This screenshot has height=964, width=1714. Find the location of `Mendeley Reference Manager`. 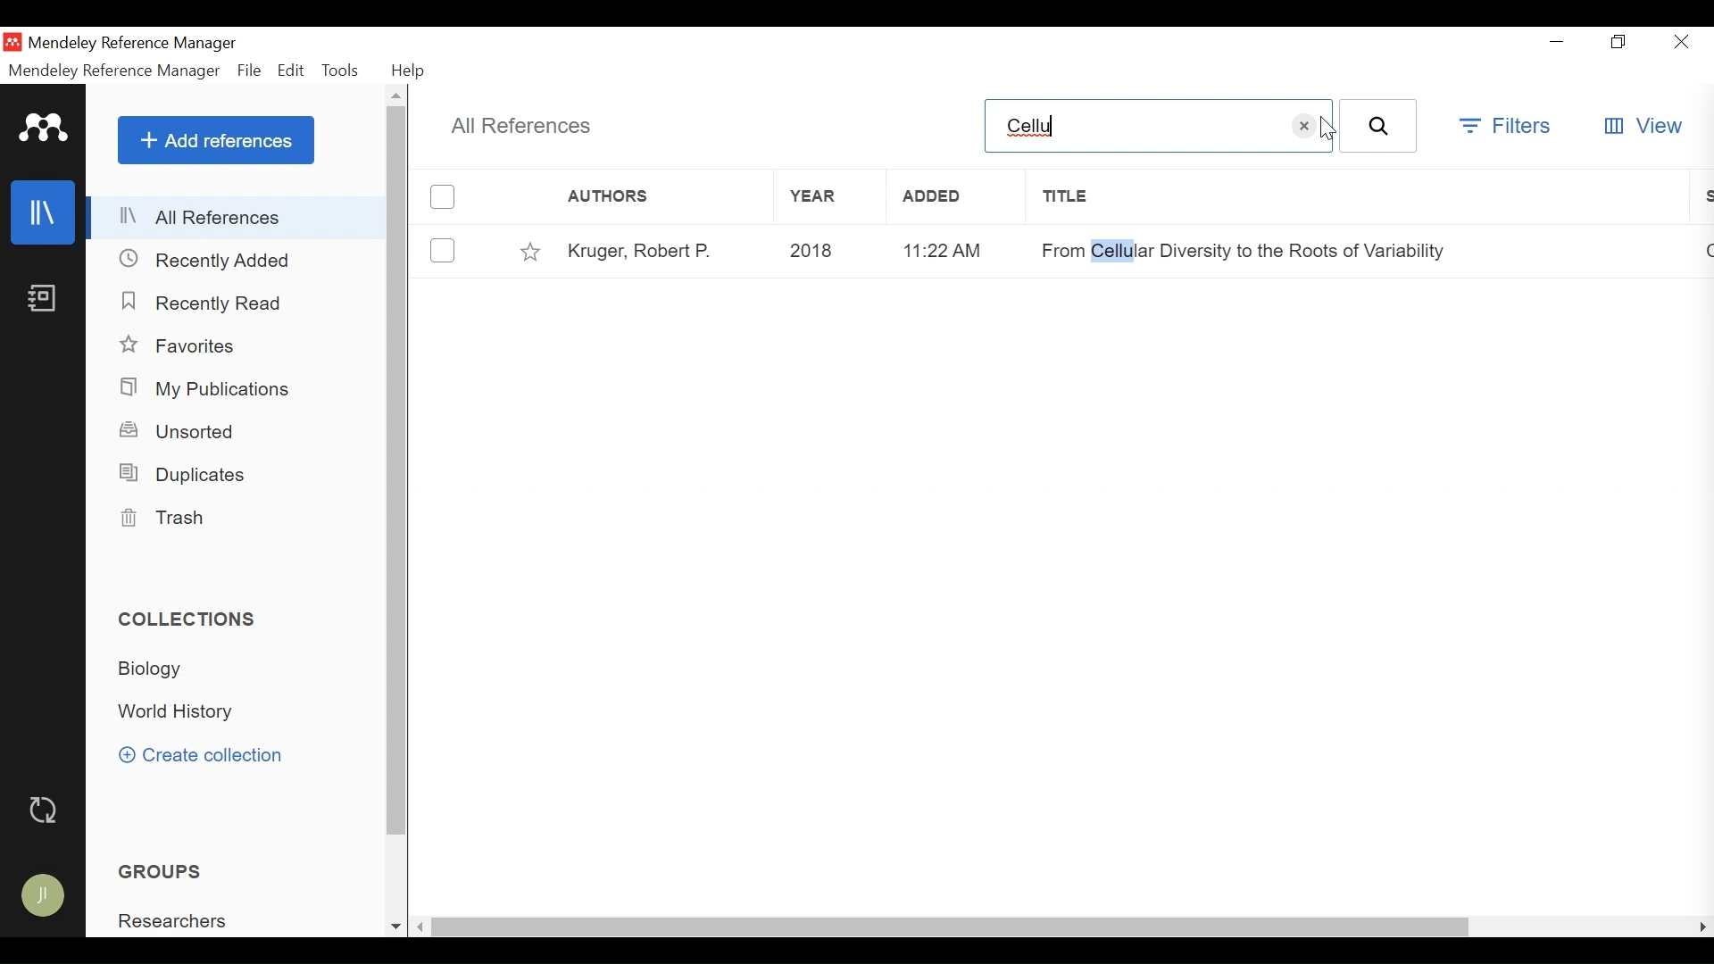

Mendeley Reference Manager is located at coordinates (114, 71).